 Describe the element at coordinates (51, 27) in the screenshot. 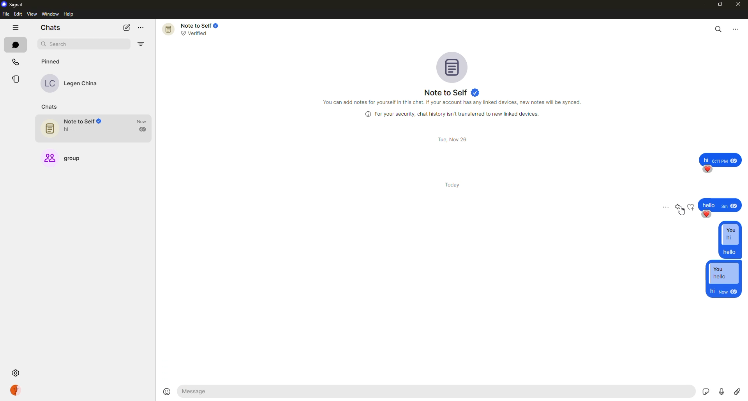

I see `chats` at that location.